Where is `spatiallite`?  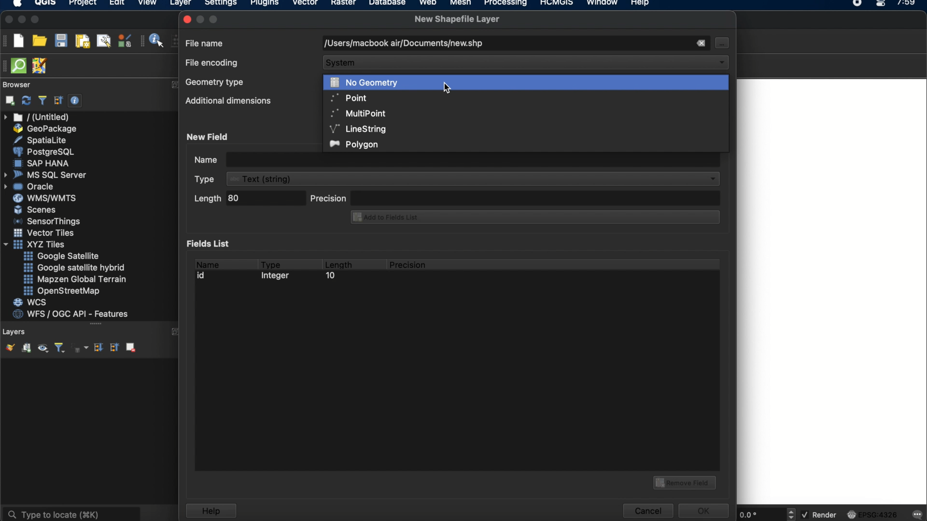
spatiallite is located at coordinates (42, 140).